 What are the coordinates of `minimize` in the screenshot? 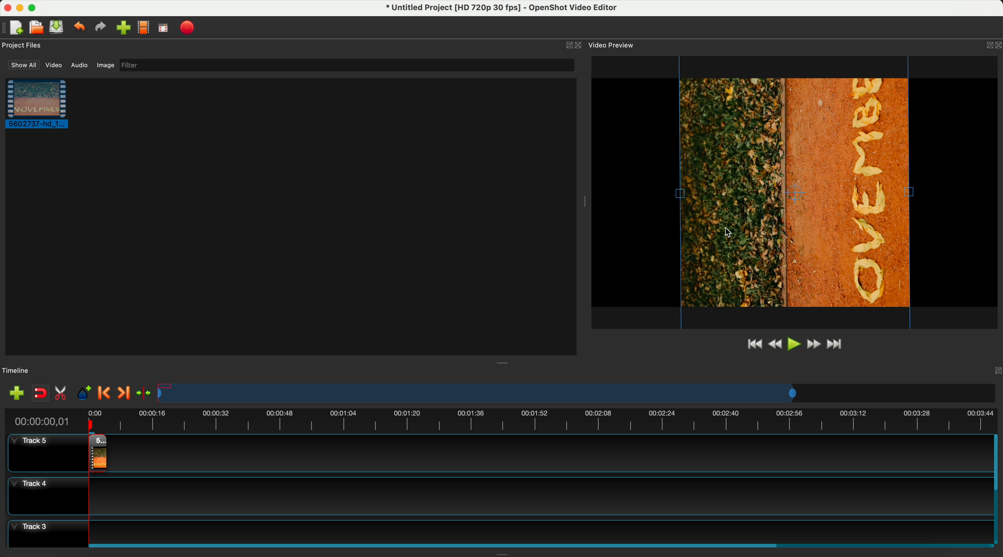 It's located at (565, 46).